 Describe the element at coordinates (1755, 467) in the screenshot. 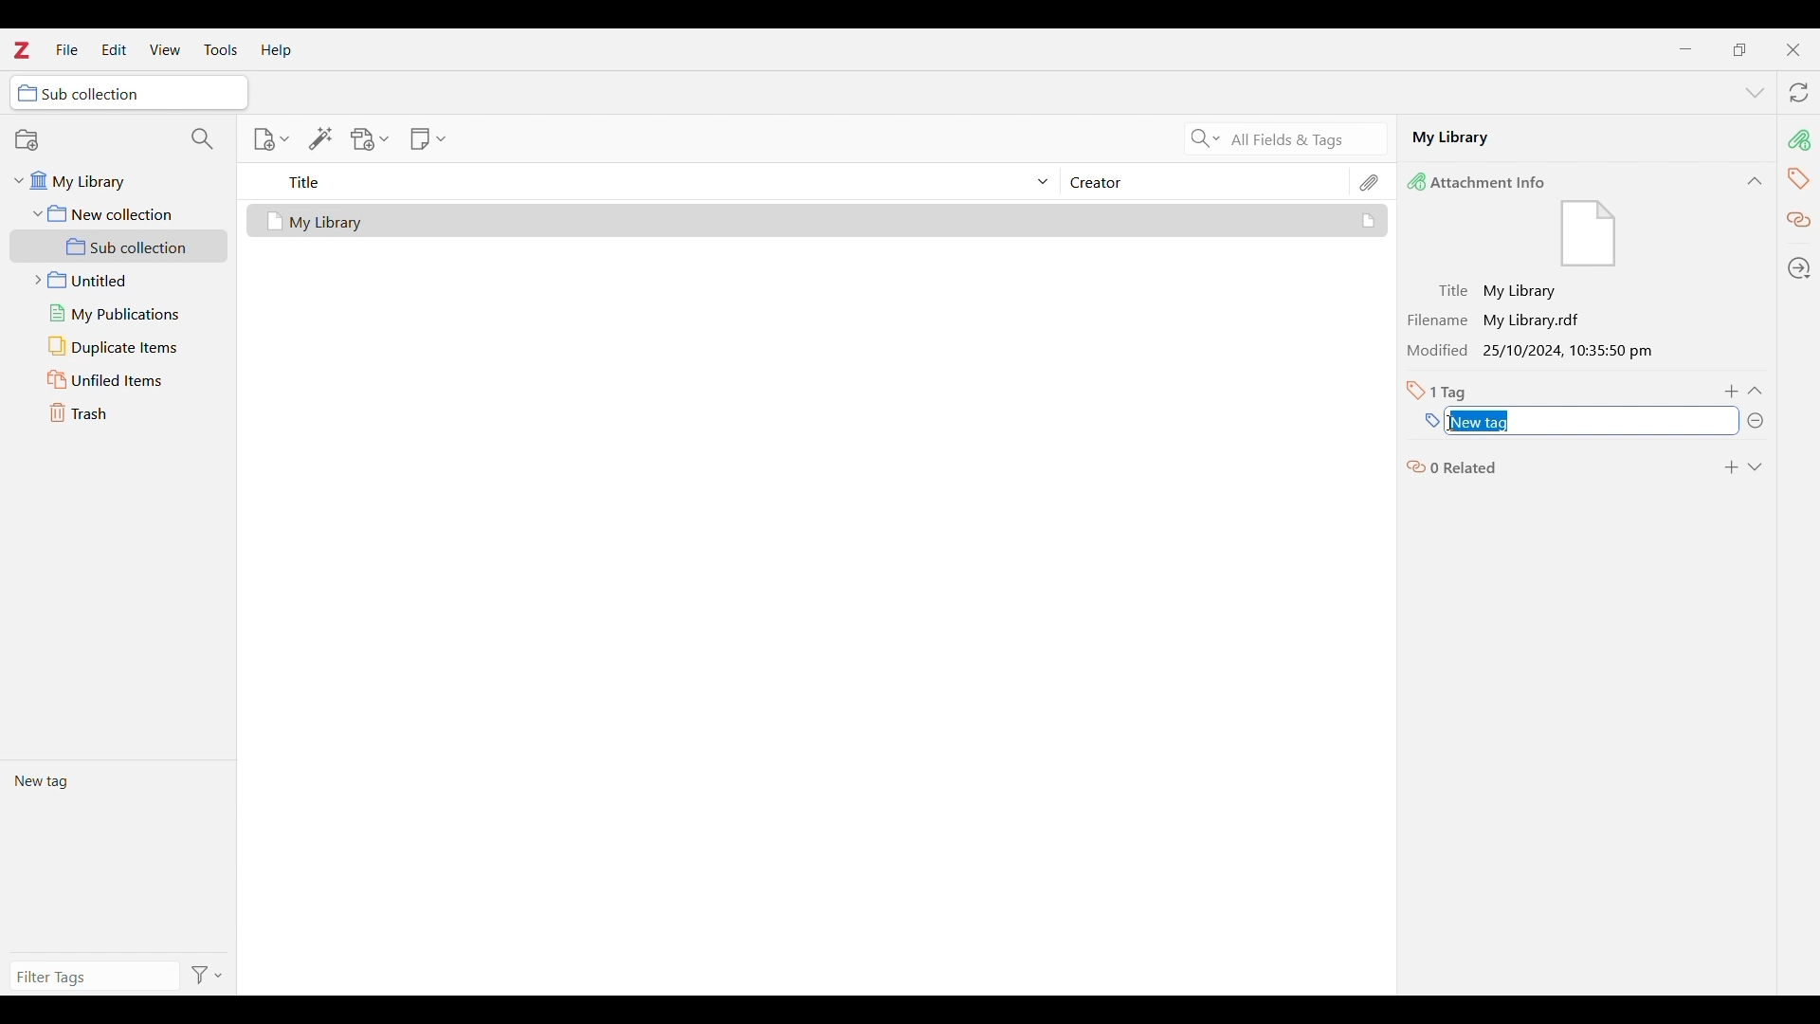

I see `Expand` at that location.